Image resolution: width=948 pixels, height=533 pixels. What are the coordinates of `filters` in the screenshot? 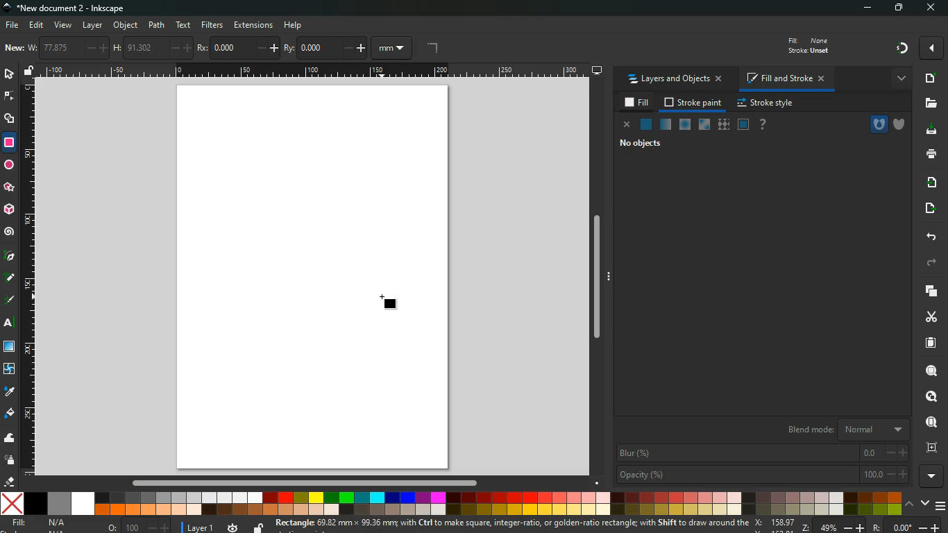 It's located at (214, 25).